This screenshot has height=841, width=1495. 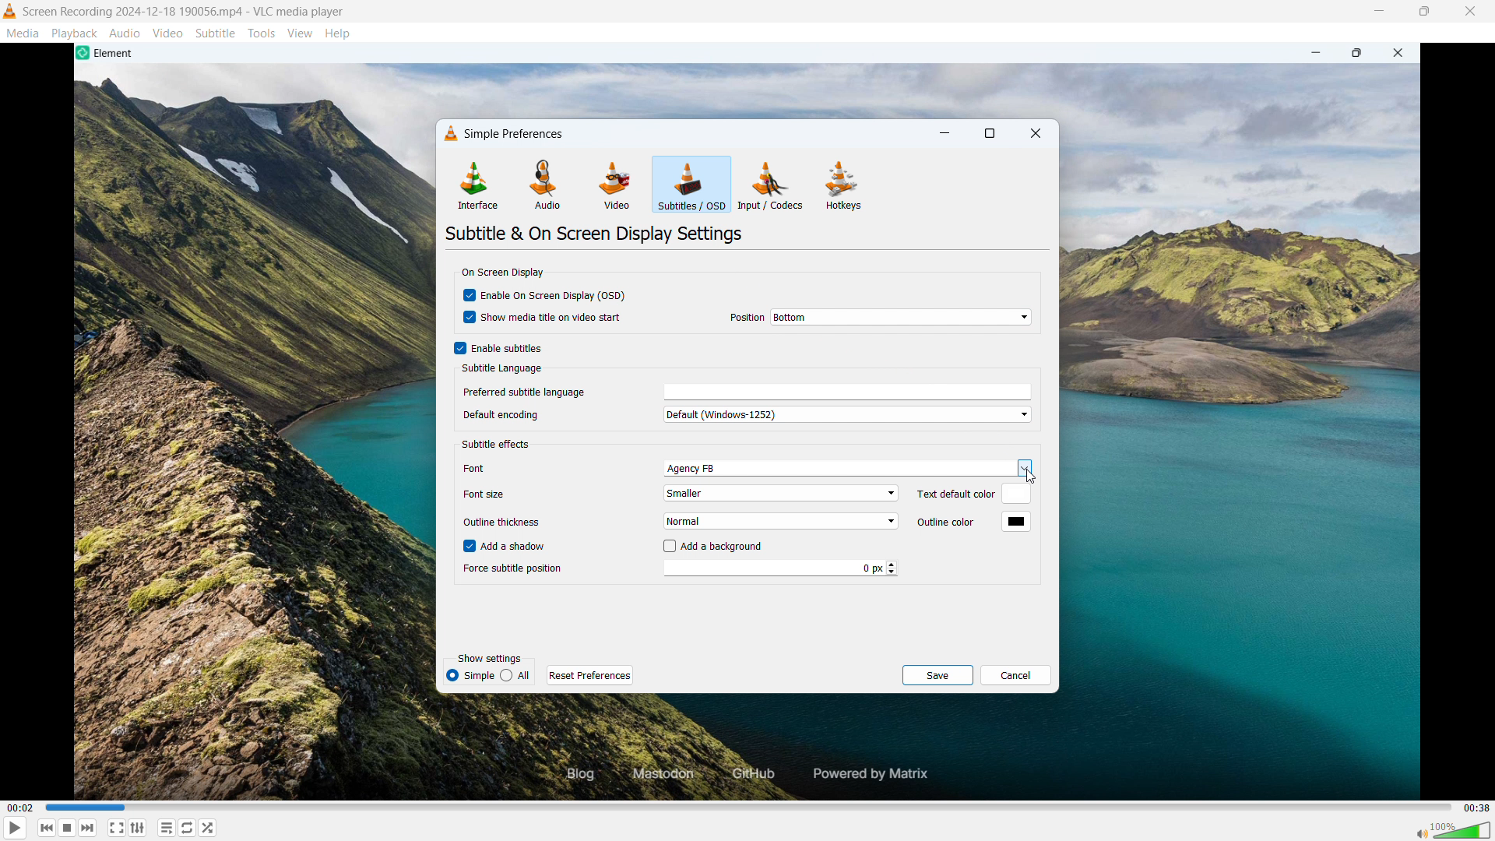 I want to click on cursor, so click(x=1032, y=475).